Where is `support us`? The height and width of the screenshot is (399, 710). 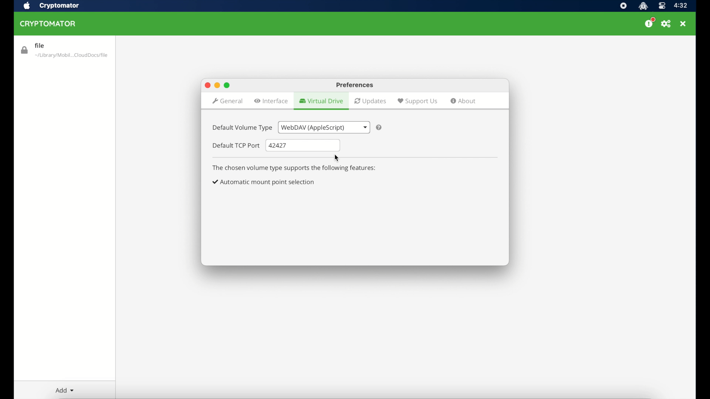 support us is located at coordinates (417, 101).